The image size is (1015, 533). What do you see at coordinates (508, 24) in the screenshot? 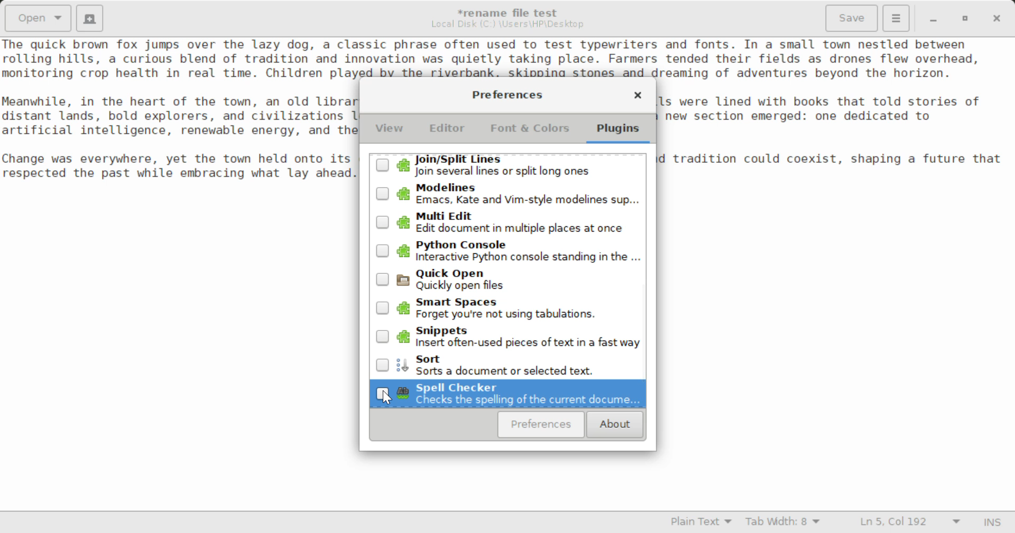
I see `File Location` at bounding box center [508, 24].